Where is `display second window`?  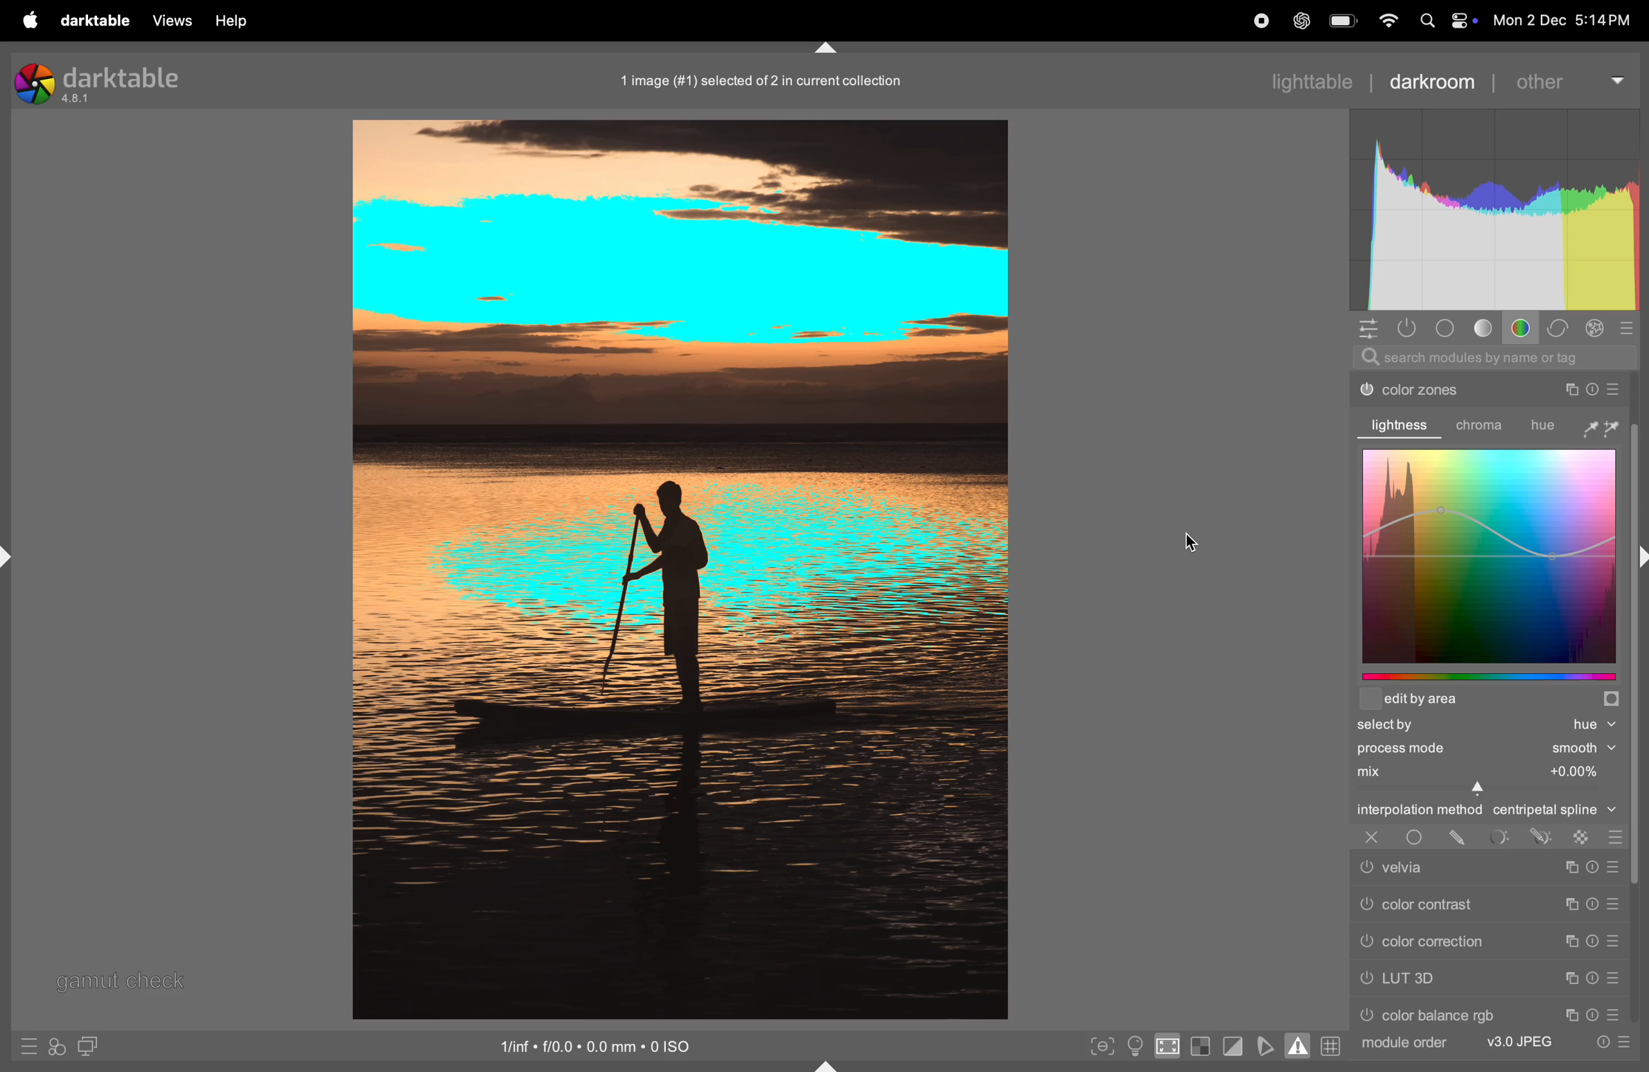 display second window is located at coordinates (91, 1048).